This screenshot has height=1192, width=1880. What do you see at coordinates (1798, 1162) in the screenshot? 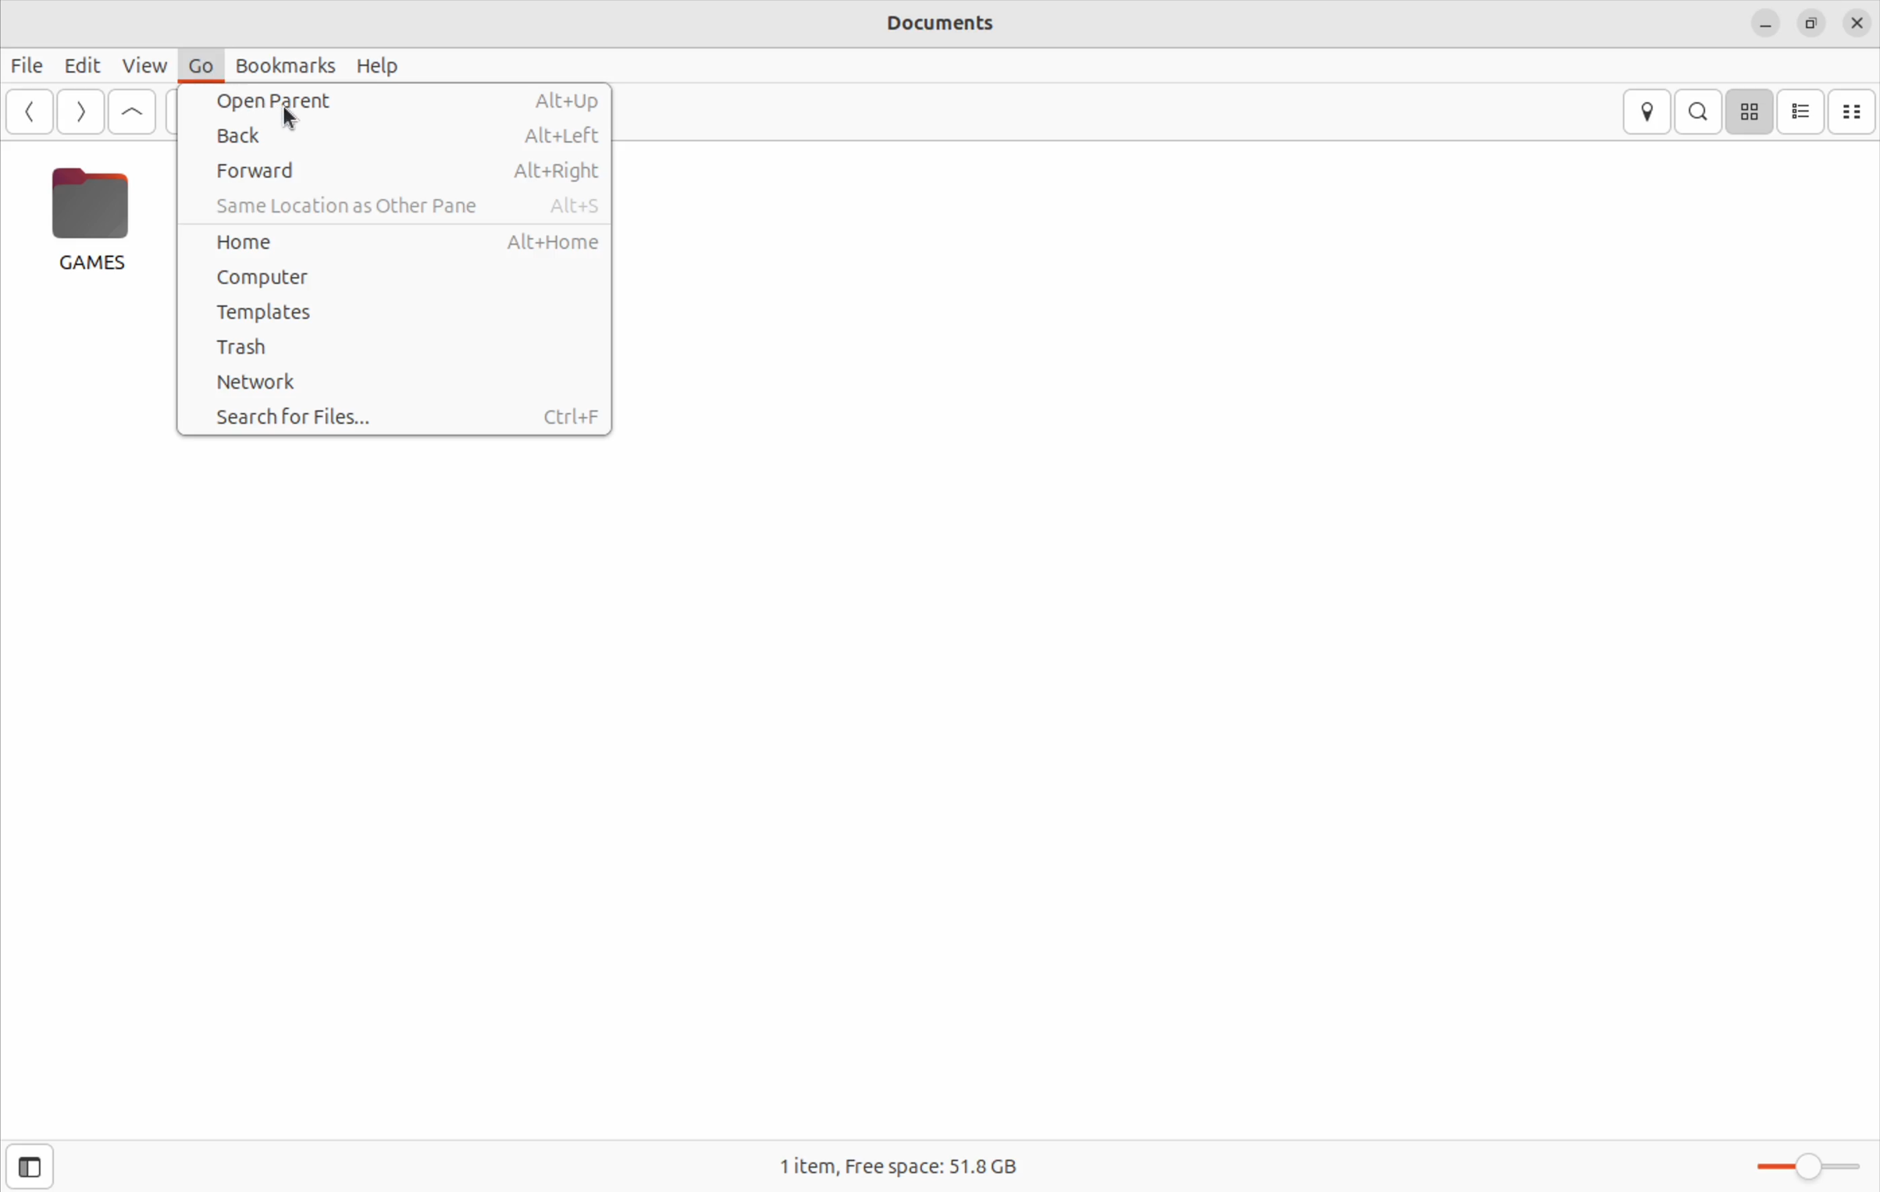
I see `toggle zoom` at bounding box center [1798, 1162].